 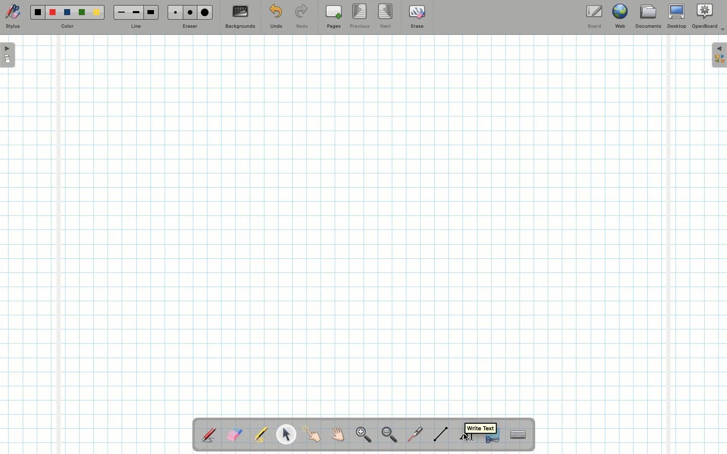 What do you see at coordinates (719, 55) in the screenshot?
I see `Expand` at bounding box center [719, 55].